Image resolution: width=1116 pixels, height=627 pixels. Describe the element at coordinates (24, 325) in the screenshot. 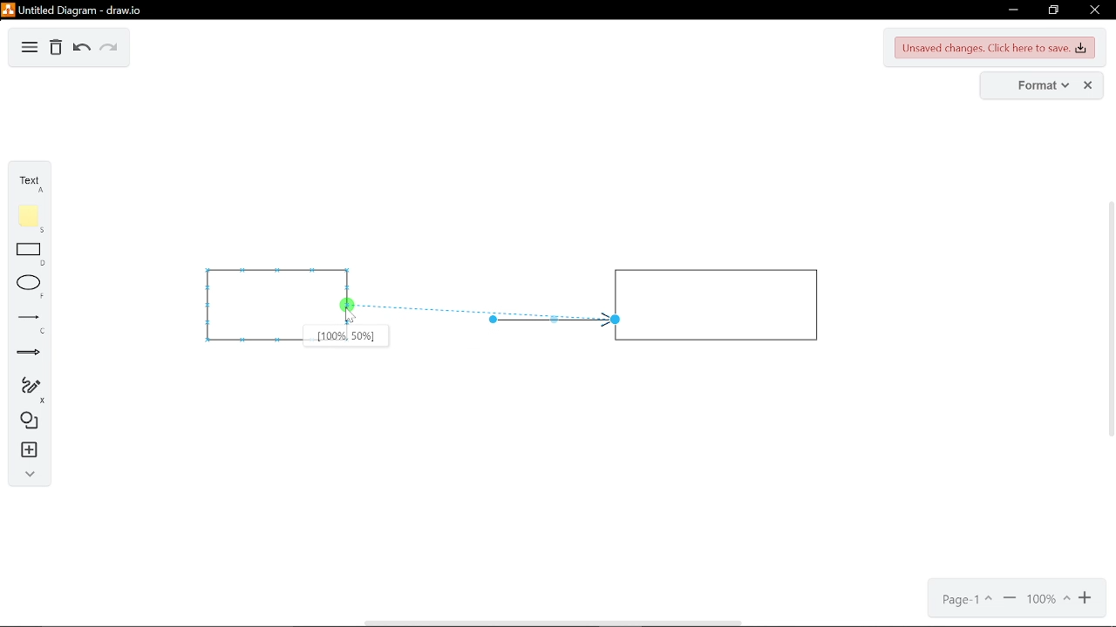

I see `lines` at that location.